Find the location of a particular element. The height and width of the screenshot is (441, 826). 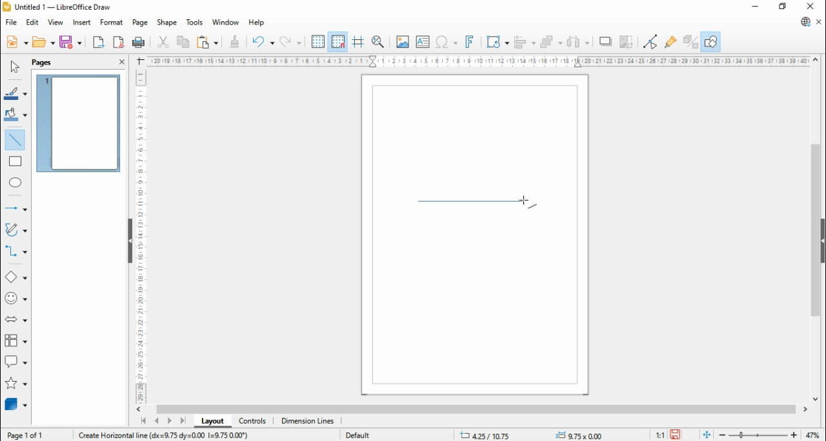

close pane is located at coordinates (121, 62).